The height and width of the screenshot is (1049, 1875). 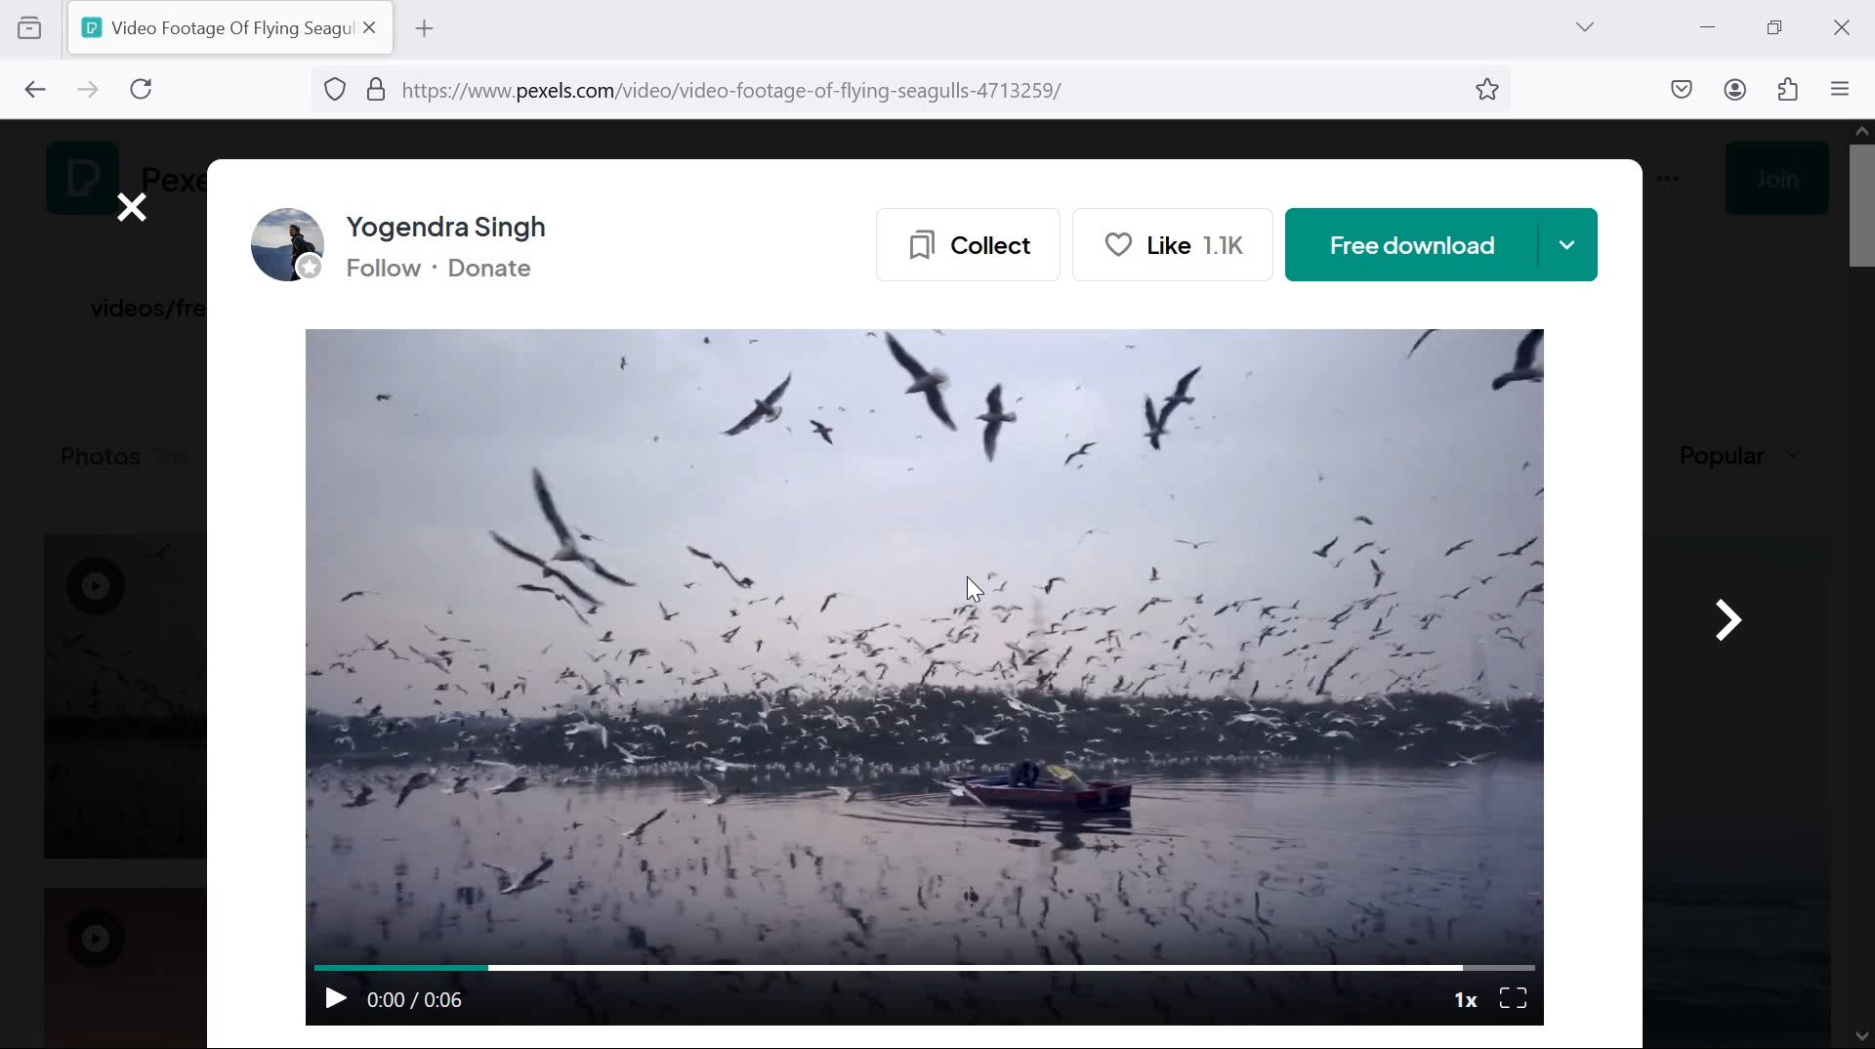 What do you see at coordinates (755, 93) in the screenshot?
I see `https://www.pexels.com/video/video-footage-of-flying-seagulls-4713259/` at bounding box center [755, 93].